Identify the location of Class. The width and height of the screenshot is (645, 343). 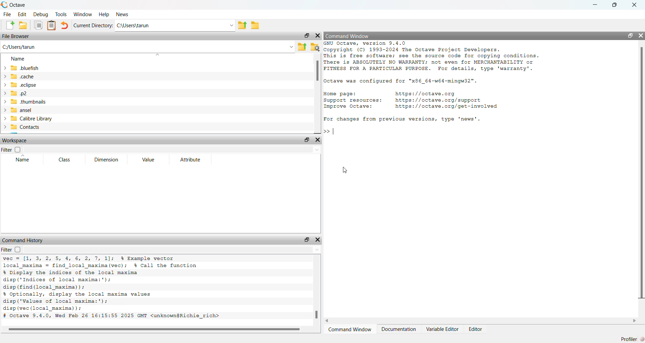
(64, 160).